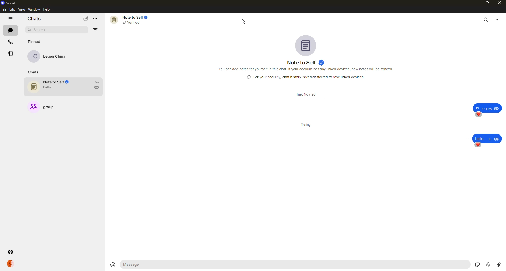  I want to click on close, so click(500, 3).